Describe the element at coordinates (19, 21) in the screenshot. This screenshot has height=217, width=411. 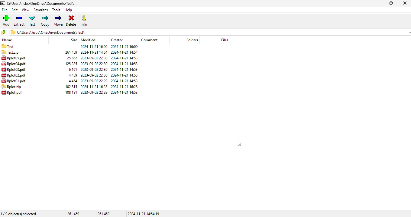
I see `extract` at that location.